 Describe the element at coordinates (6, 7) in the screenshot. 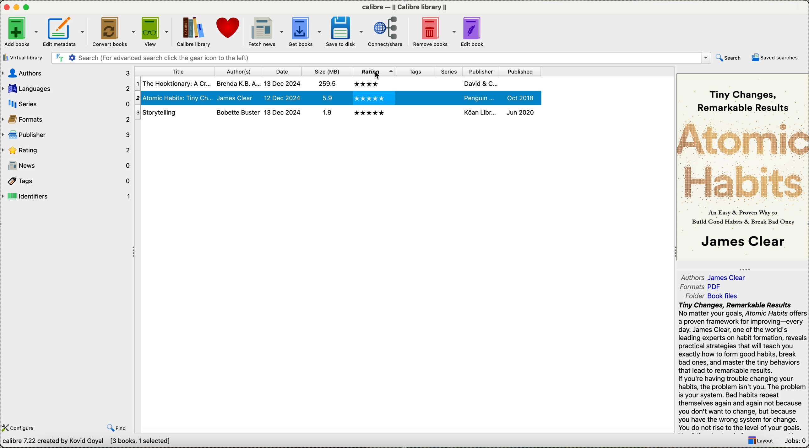

I see `close program` at that location.